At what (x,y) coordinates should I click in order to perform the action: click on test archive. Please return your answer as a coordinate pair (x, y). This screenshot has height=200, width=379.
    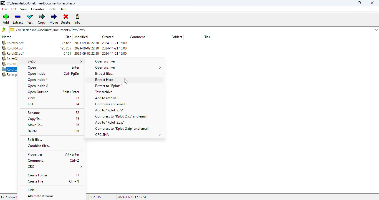
    Looking at the image, I should click on (103, 92).